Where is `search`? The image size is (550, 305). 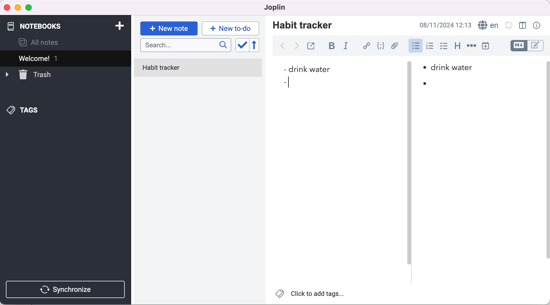
search is located at coordinates (186, 46).